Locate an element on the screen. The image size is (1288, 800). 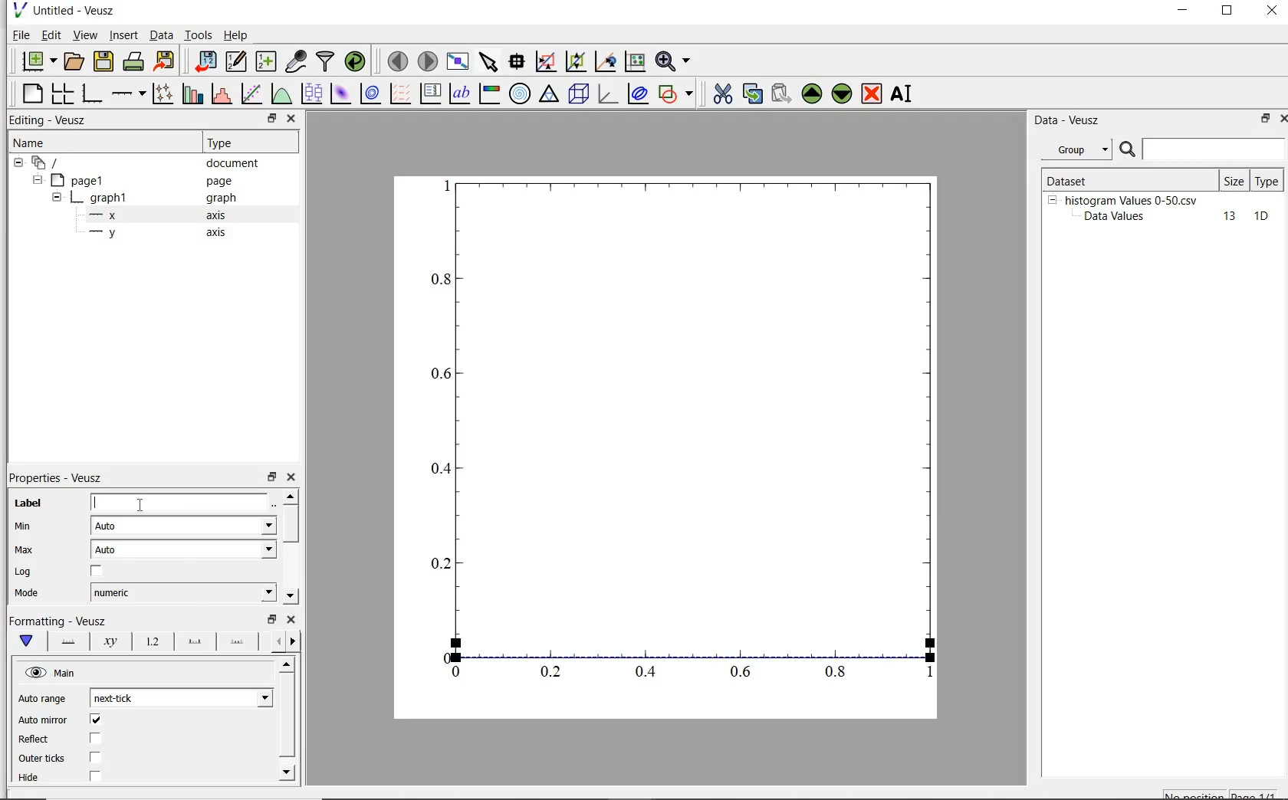
y-axis is located at coordinates (106, 233).